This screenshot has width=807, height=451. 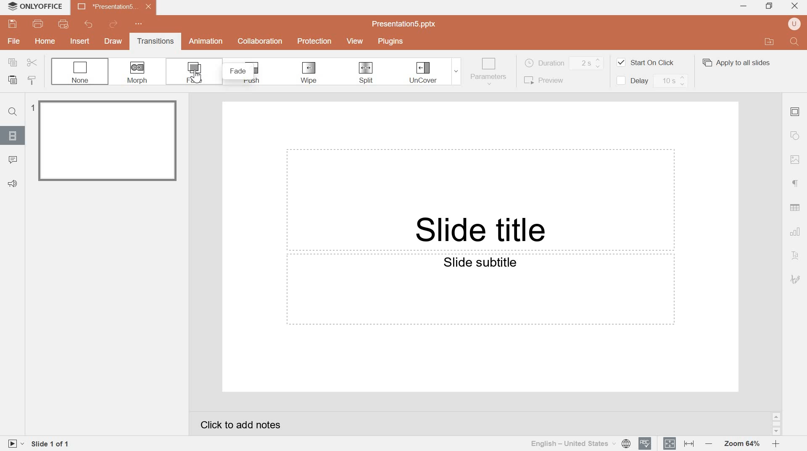 What do you see at coordinates (795, 207) in the screenshot?
I see `Table settings` at bounding box center [795, 207].